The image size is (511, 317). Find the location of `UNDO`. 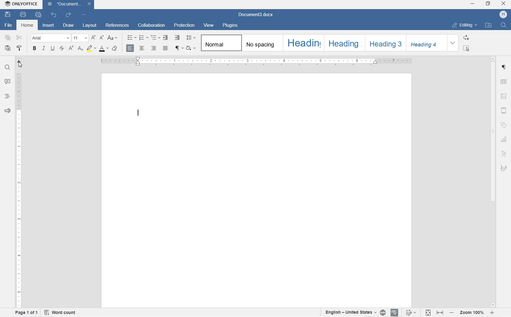

UNDO is located at coordinates (54, 15).